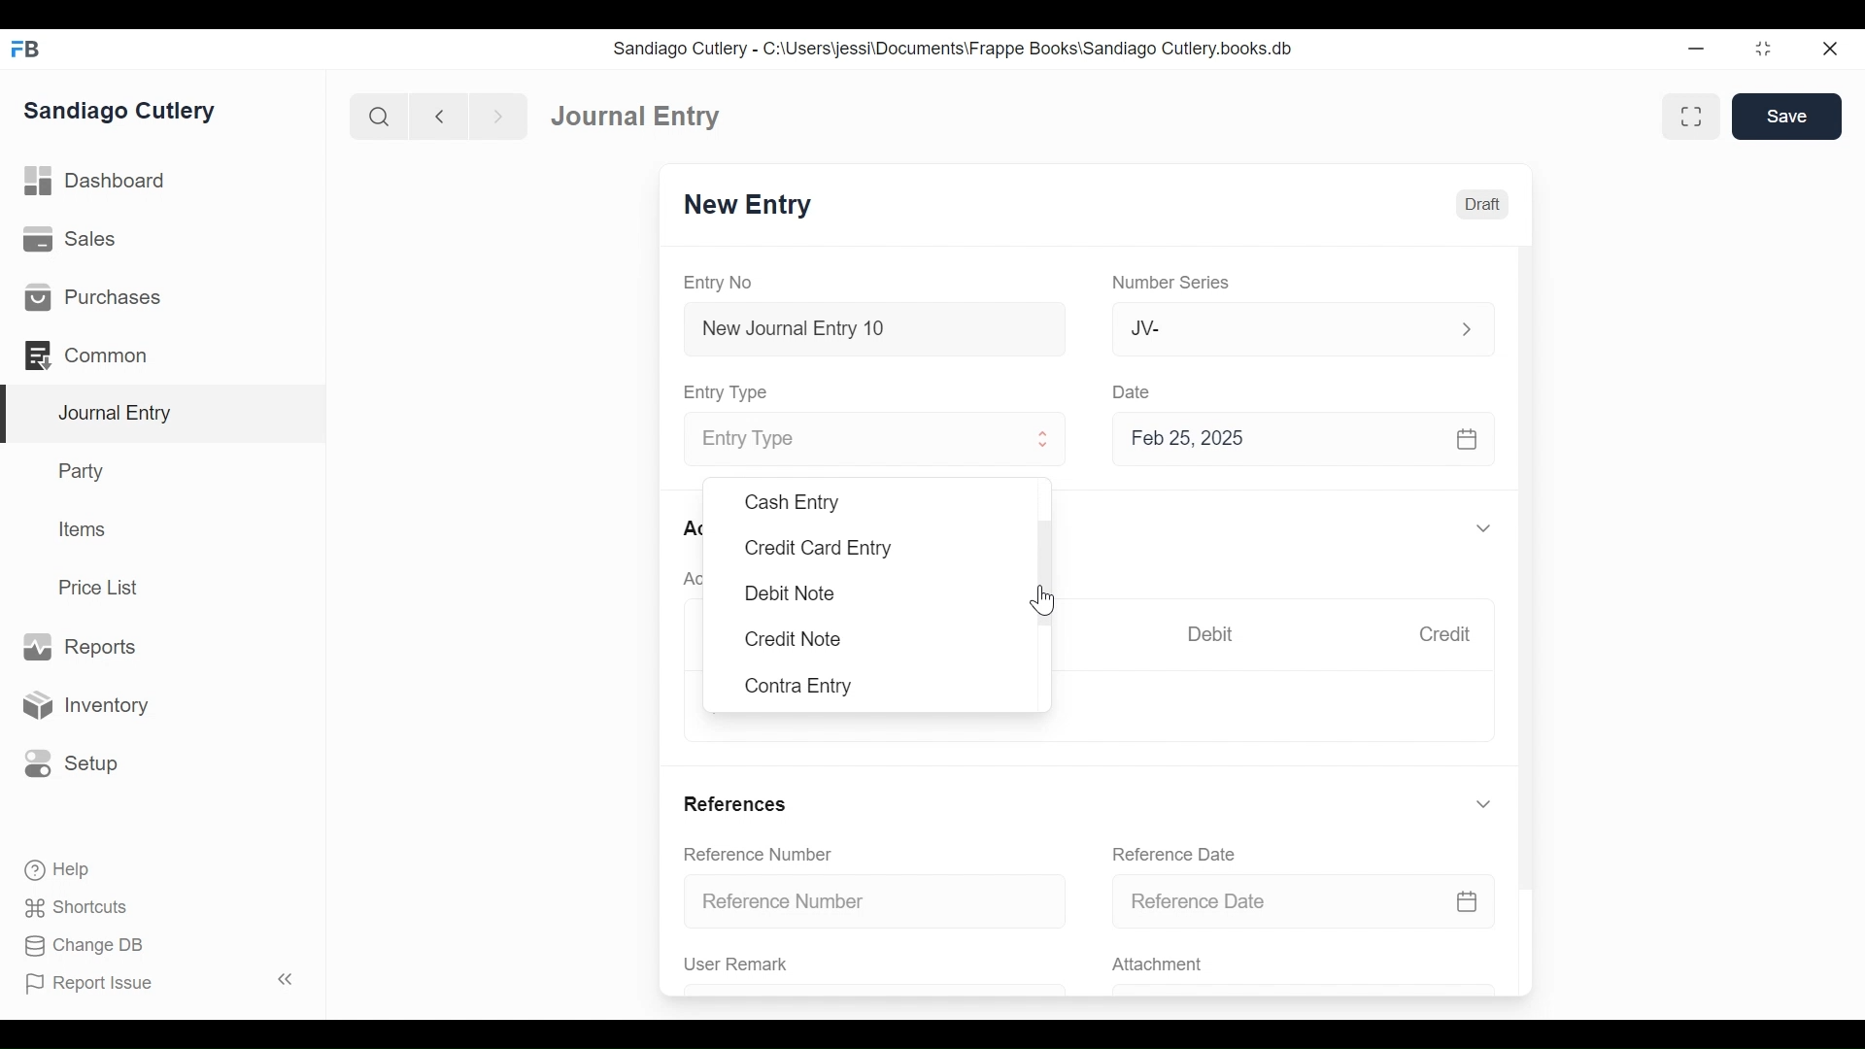  I want to click on Dashboard, so click(102, 184).